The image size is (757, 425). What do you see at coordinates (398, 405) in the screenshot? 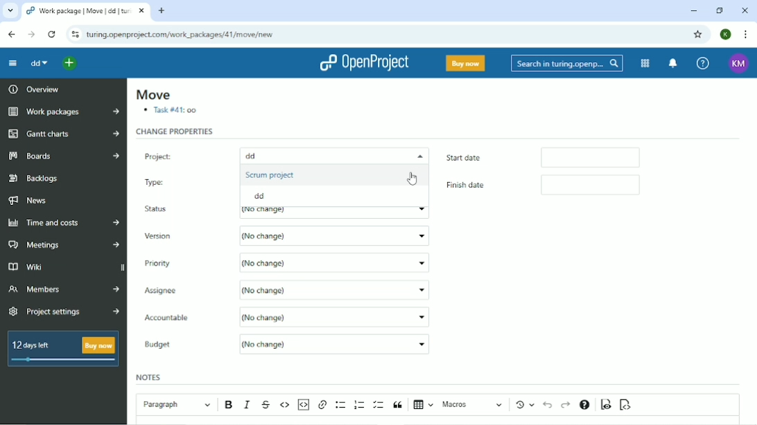
I see `Block quote` at bounding box center [398, 405].